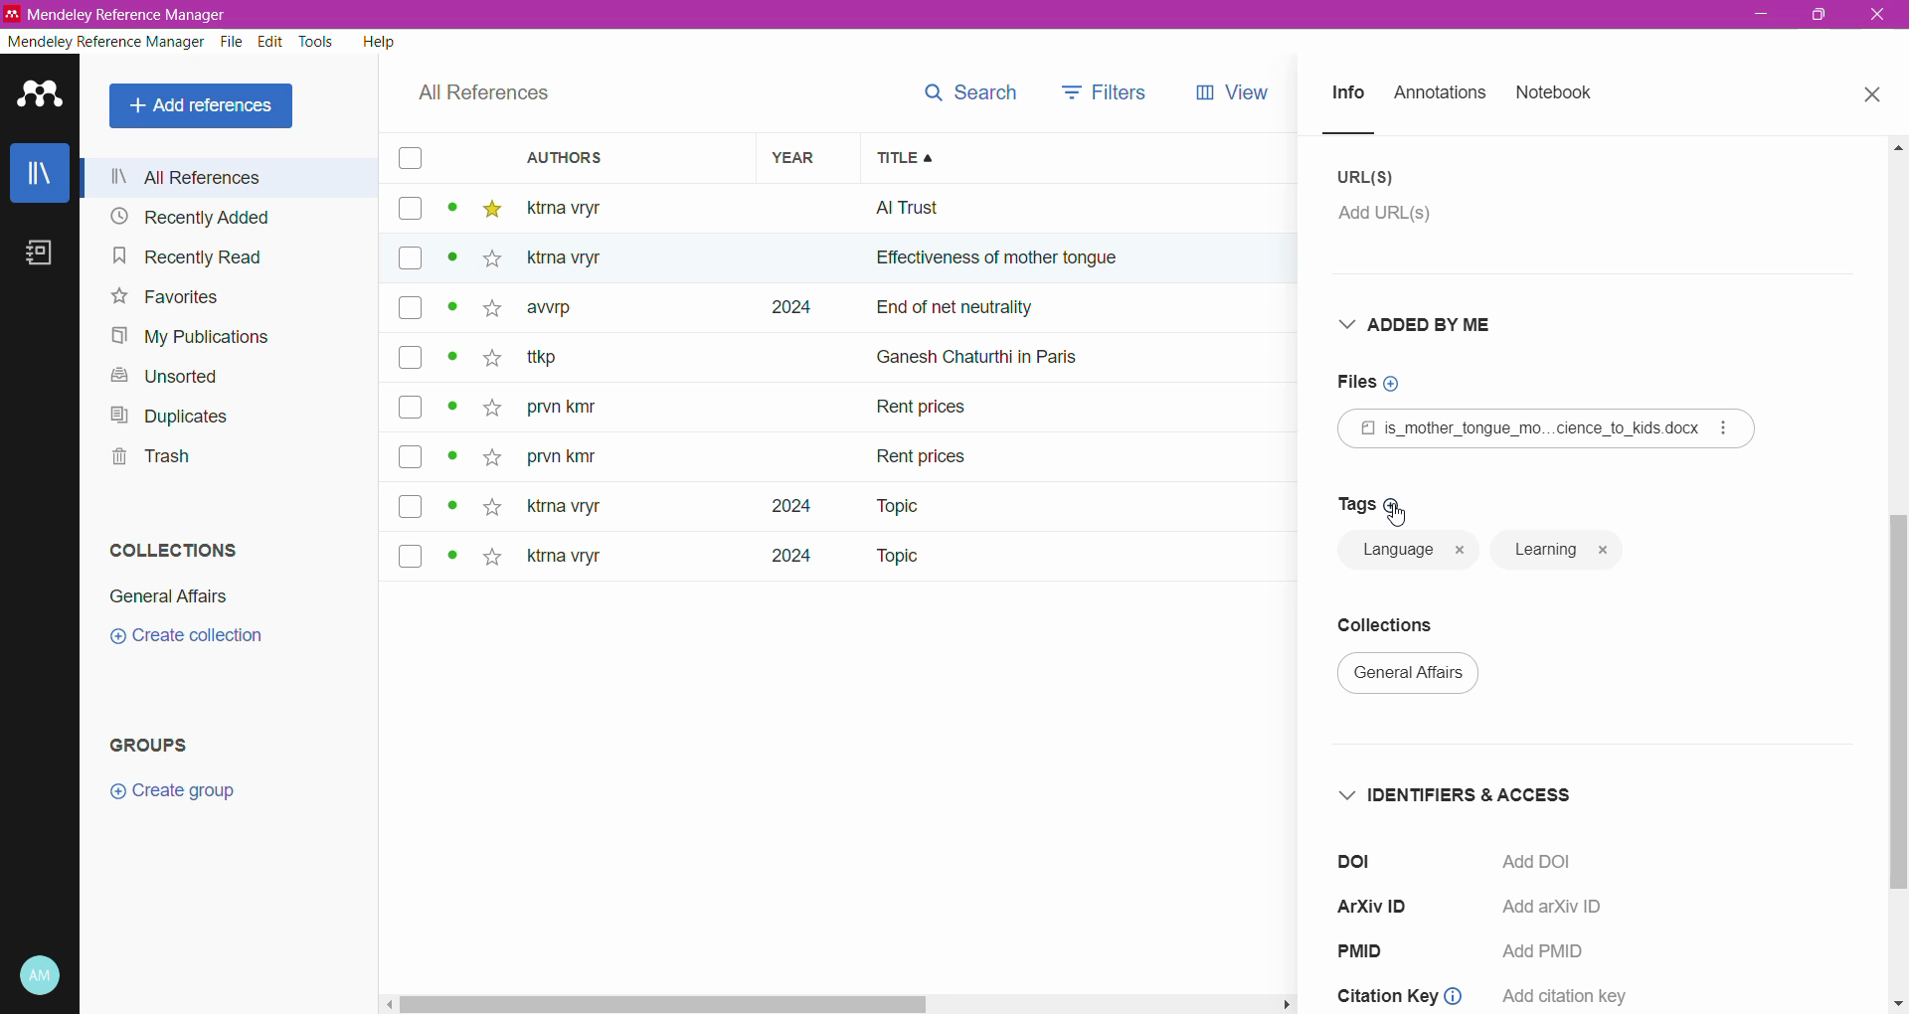 The height and width of the screenshot is (1014, 1909). Describe the element at coordinates (1014, 208) in the screenshot. I see `all trust` at that location.